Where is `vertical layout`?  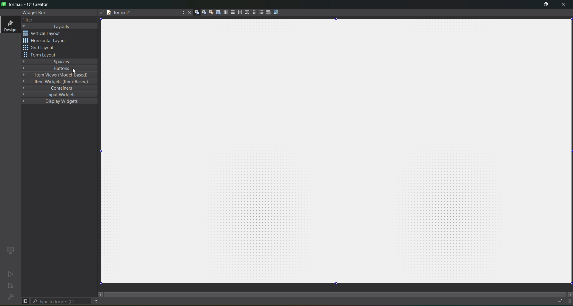 vertical layout is located at coordinates (47, 33).